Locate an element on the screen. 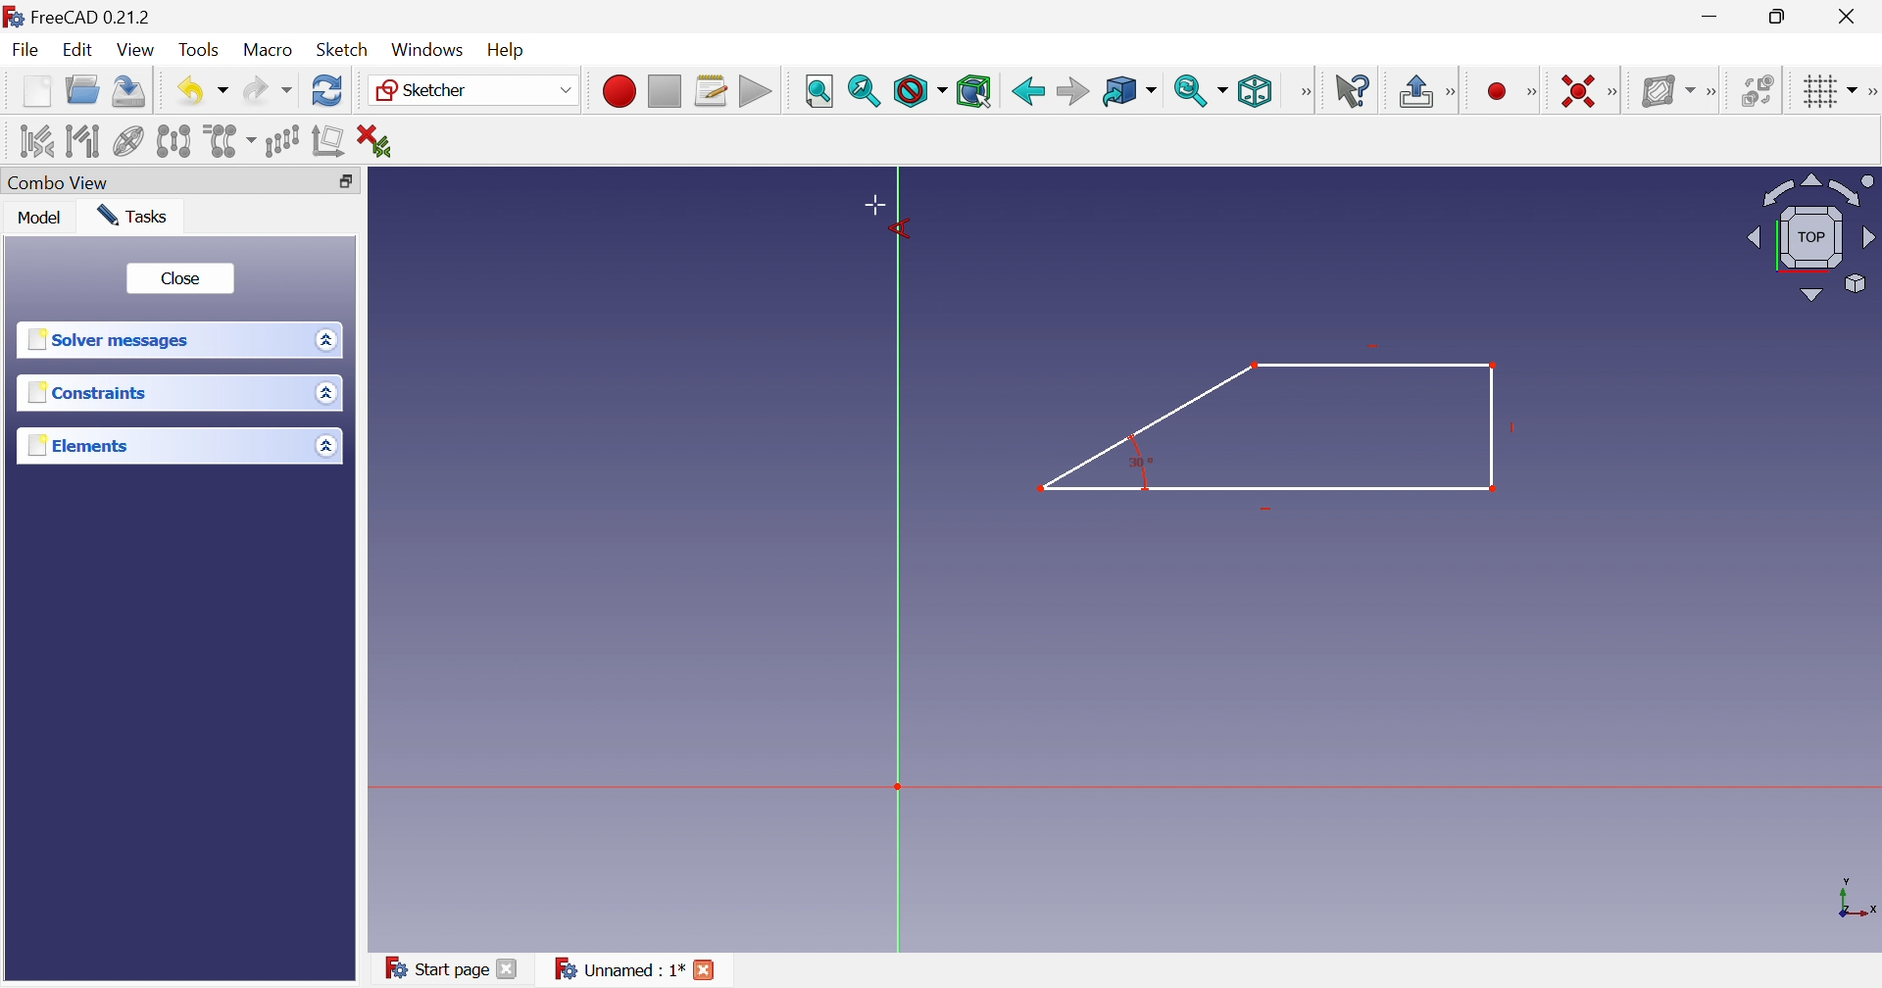  Drop Down is located at coordinates (324, 445).